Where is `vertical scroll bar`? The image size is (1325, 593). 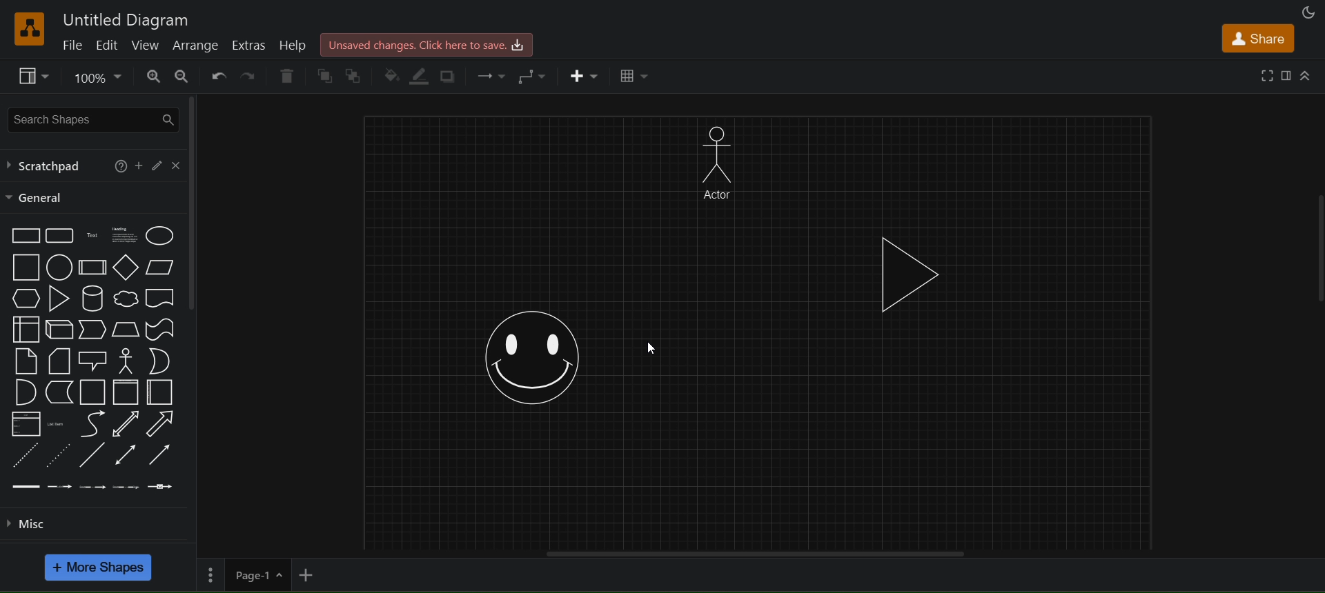
vertical scroll bar is located at coordinates (195, 201).